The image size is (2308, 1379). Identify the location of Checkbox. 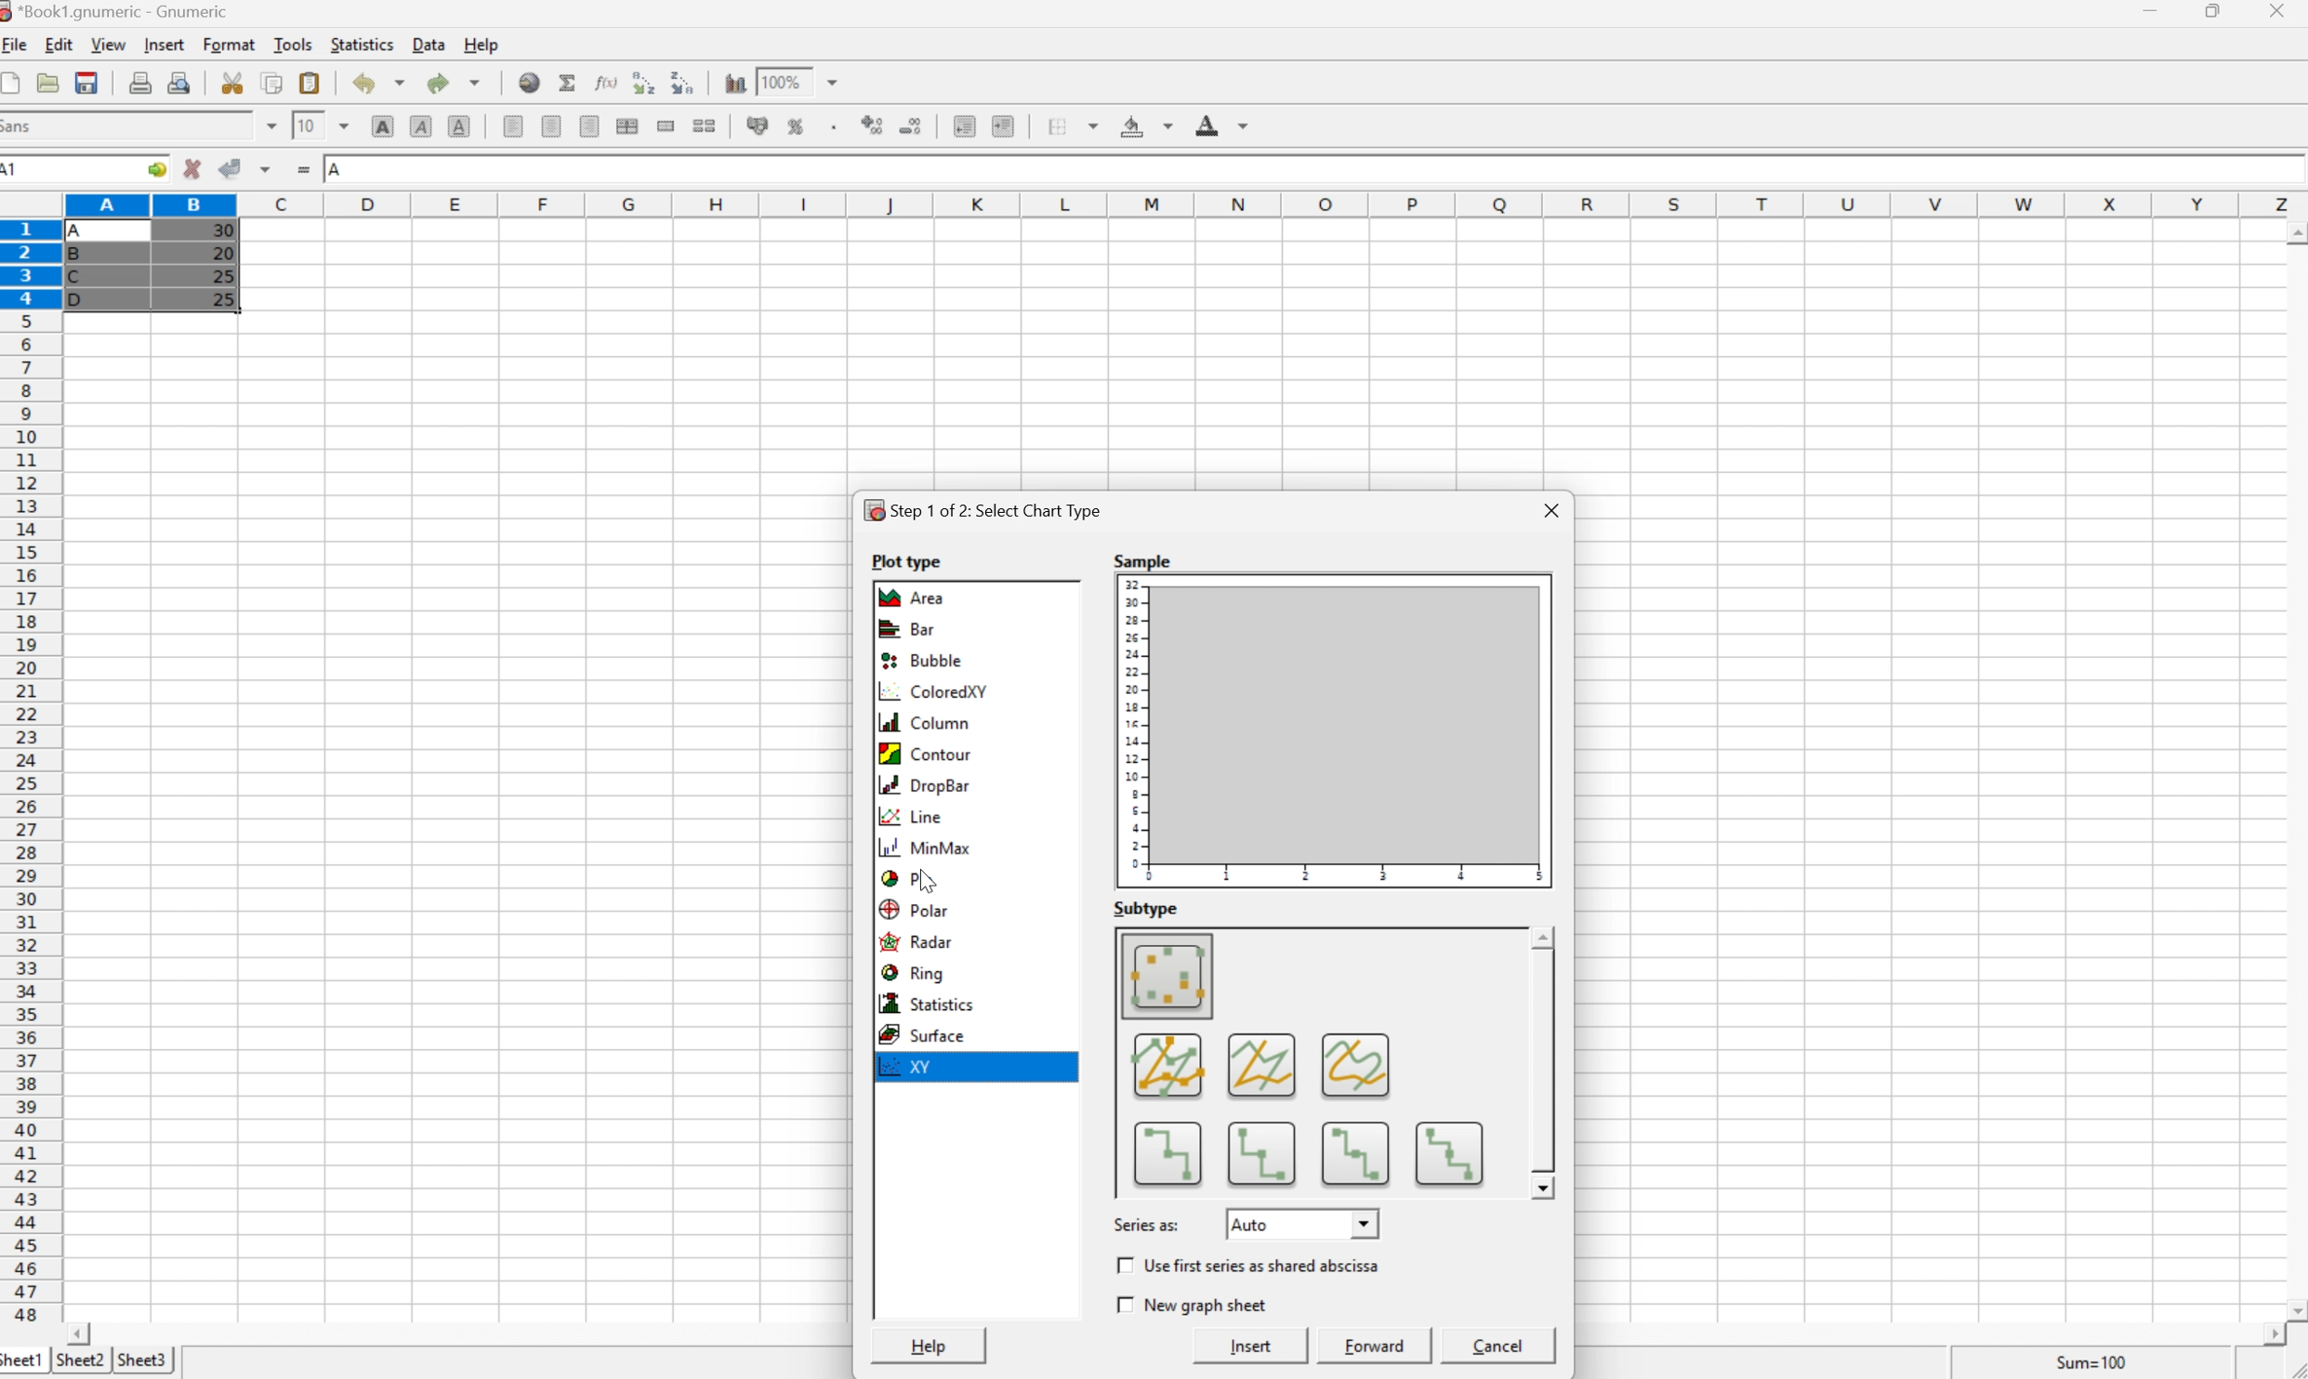
(1121, 1305).